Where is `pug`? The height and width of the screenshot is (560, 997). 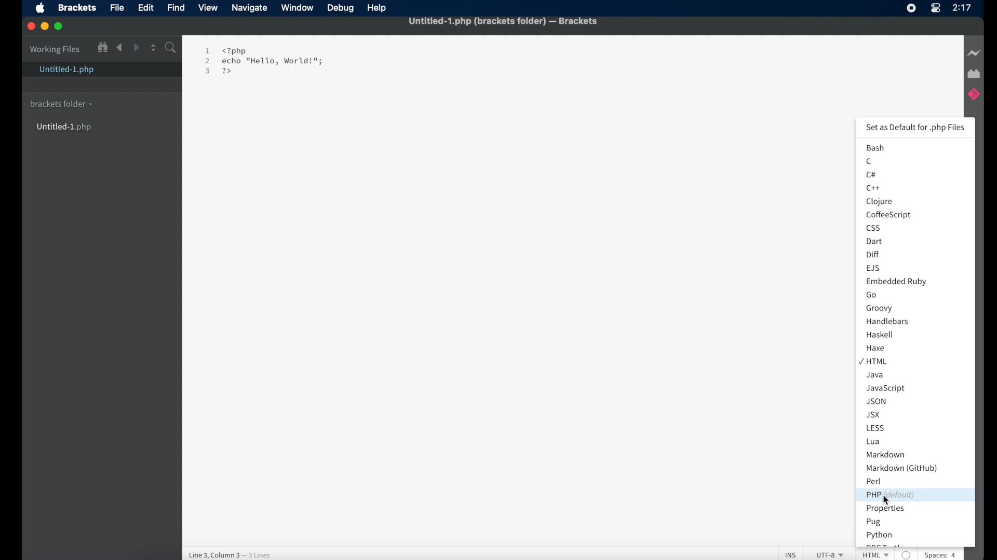
pug is located at coordinates (875, 523).